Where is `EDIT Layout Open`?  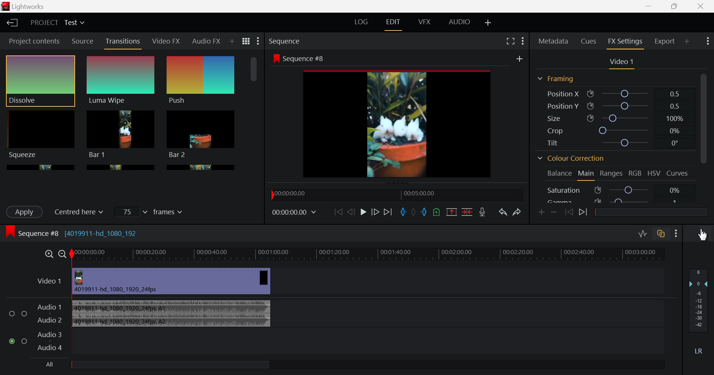
EDIT Layout Open is located at coordinates (392, 24).